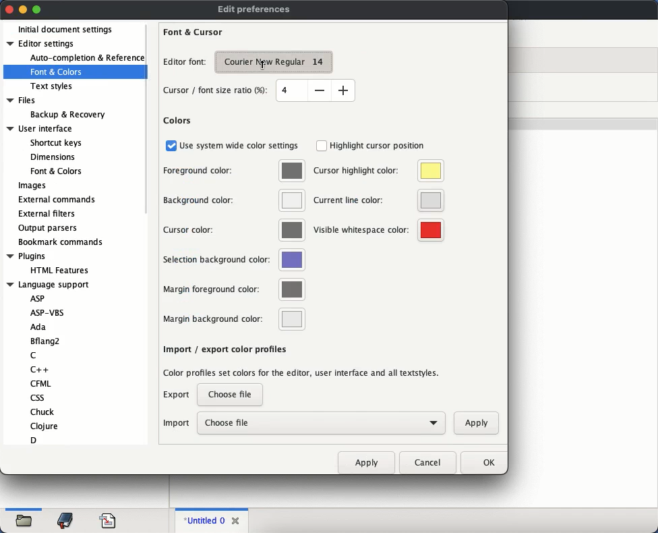  I want to click on output parsers, so click(49, 228).